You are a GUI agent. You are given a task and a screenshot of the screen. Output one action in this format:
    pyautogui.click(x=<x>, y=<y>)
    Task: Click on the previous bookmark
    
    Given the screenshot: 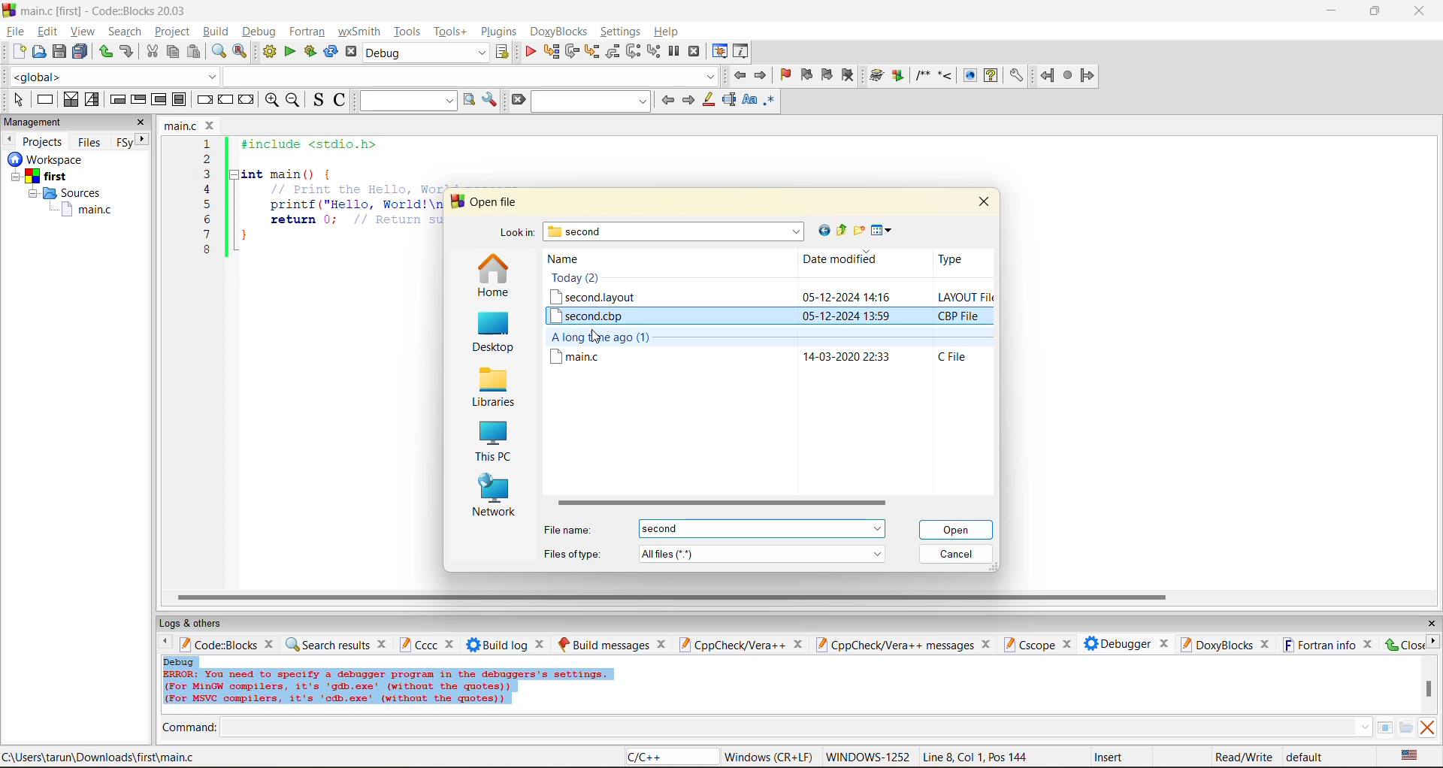 What is the action you would take?
    pyautogui.click(x=806, y=74)
    